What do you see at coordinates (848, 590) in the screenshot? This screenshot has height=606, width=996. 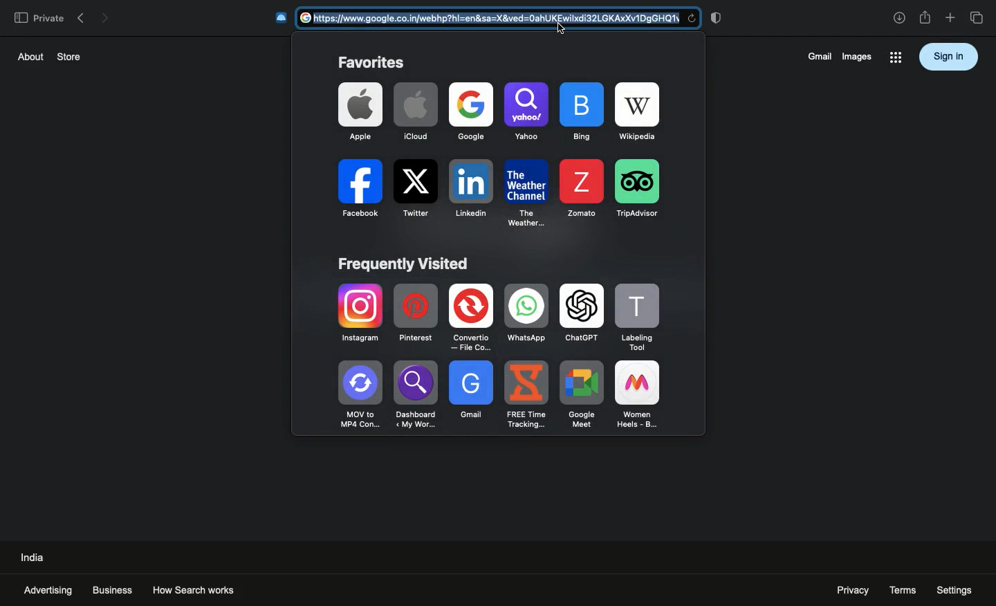 I see `privacy` at bounding box center [848, 590].